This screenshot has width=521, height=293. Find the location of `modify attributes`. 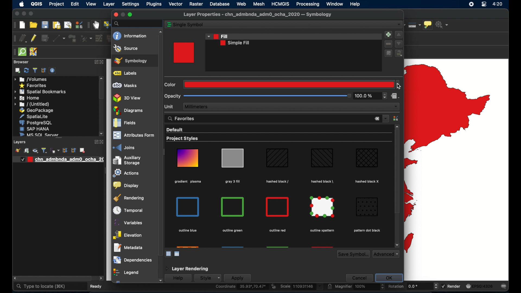

modify attributes is located at coordinates (99, 38).